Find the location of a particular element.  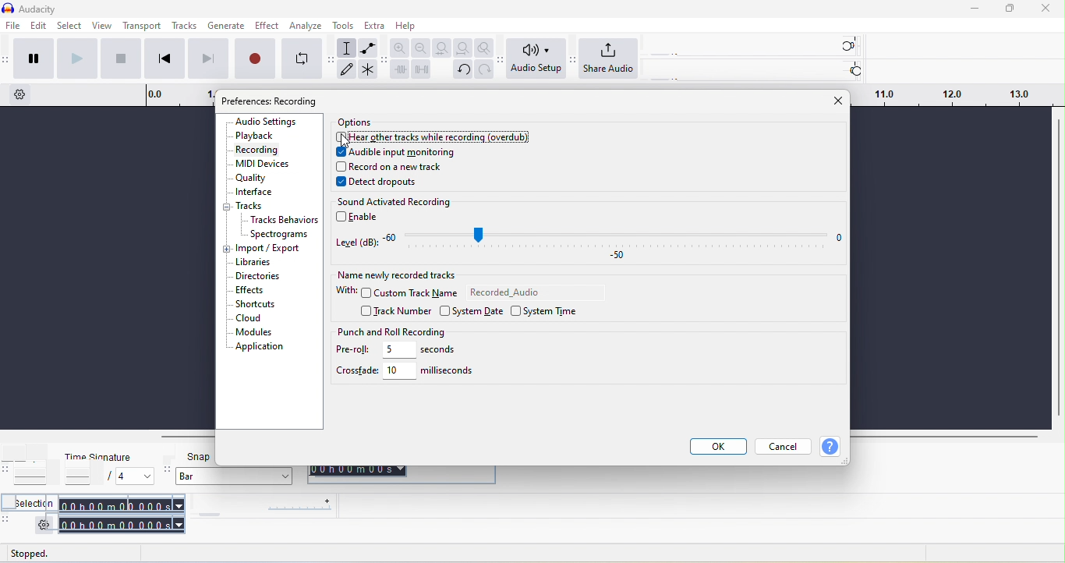

audacity tools toolbar is located at coordinates (331, 59).